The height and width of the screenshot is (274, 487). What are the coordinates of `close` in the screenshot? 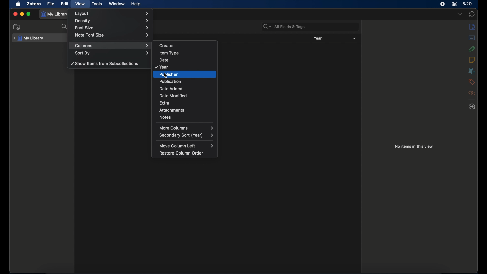 It's located at (15, 14).